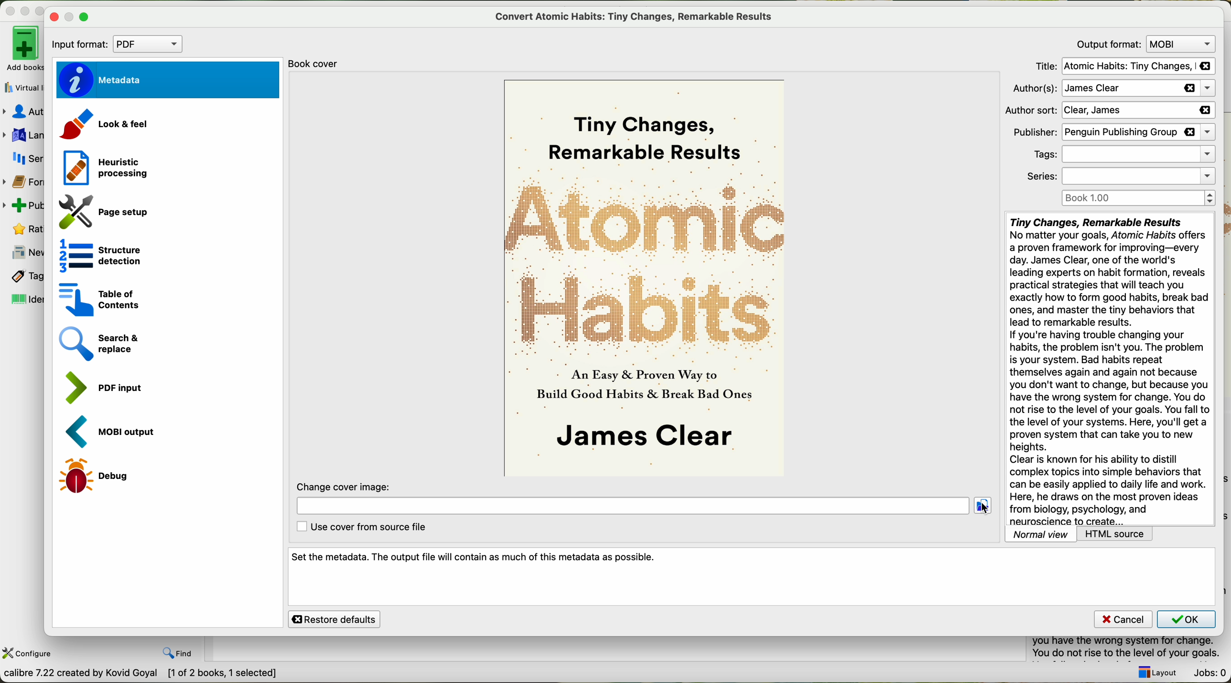 The height and width of the screenshot is (683, 1231). Describe the element at coordinates (1139, 198) in the screenshot. I see `Book 1.00` at that location.